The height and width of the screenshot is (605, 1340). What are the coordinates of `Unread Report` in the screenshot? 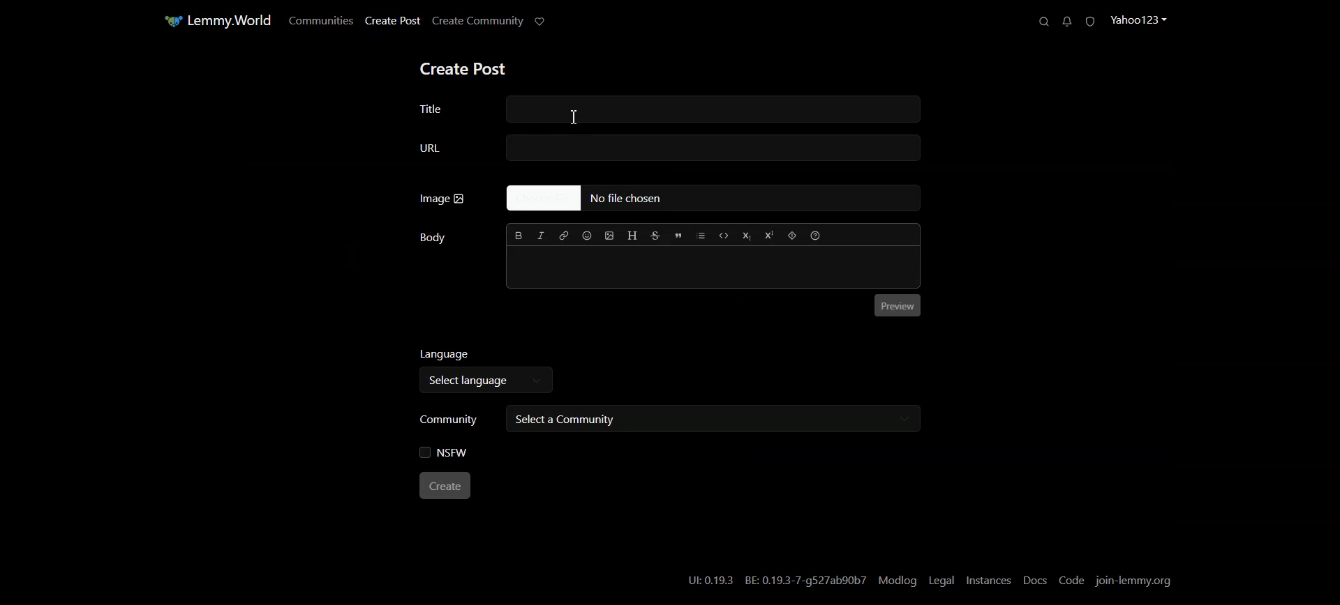 It's located at (1094, 21).